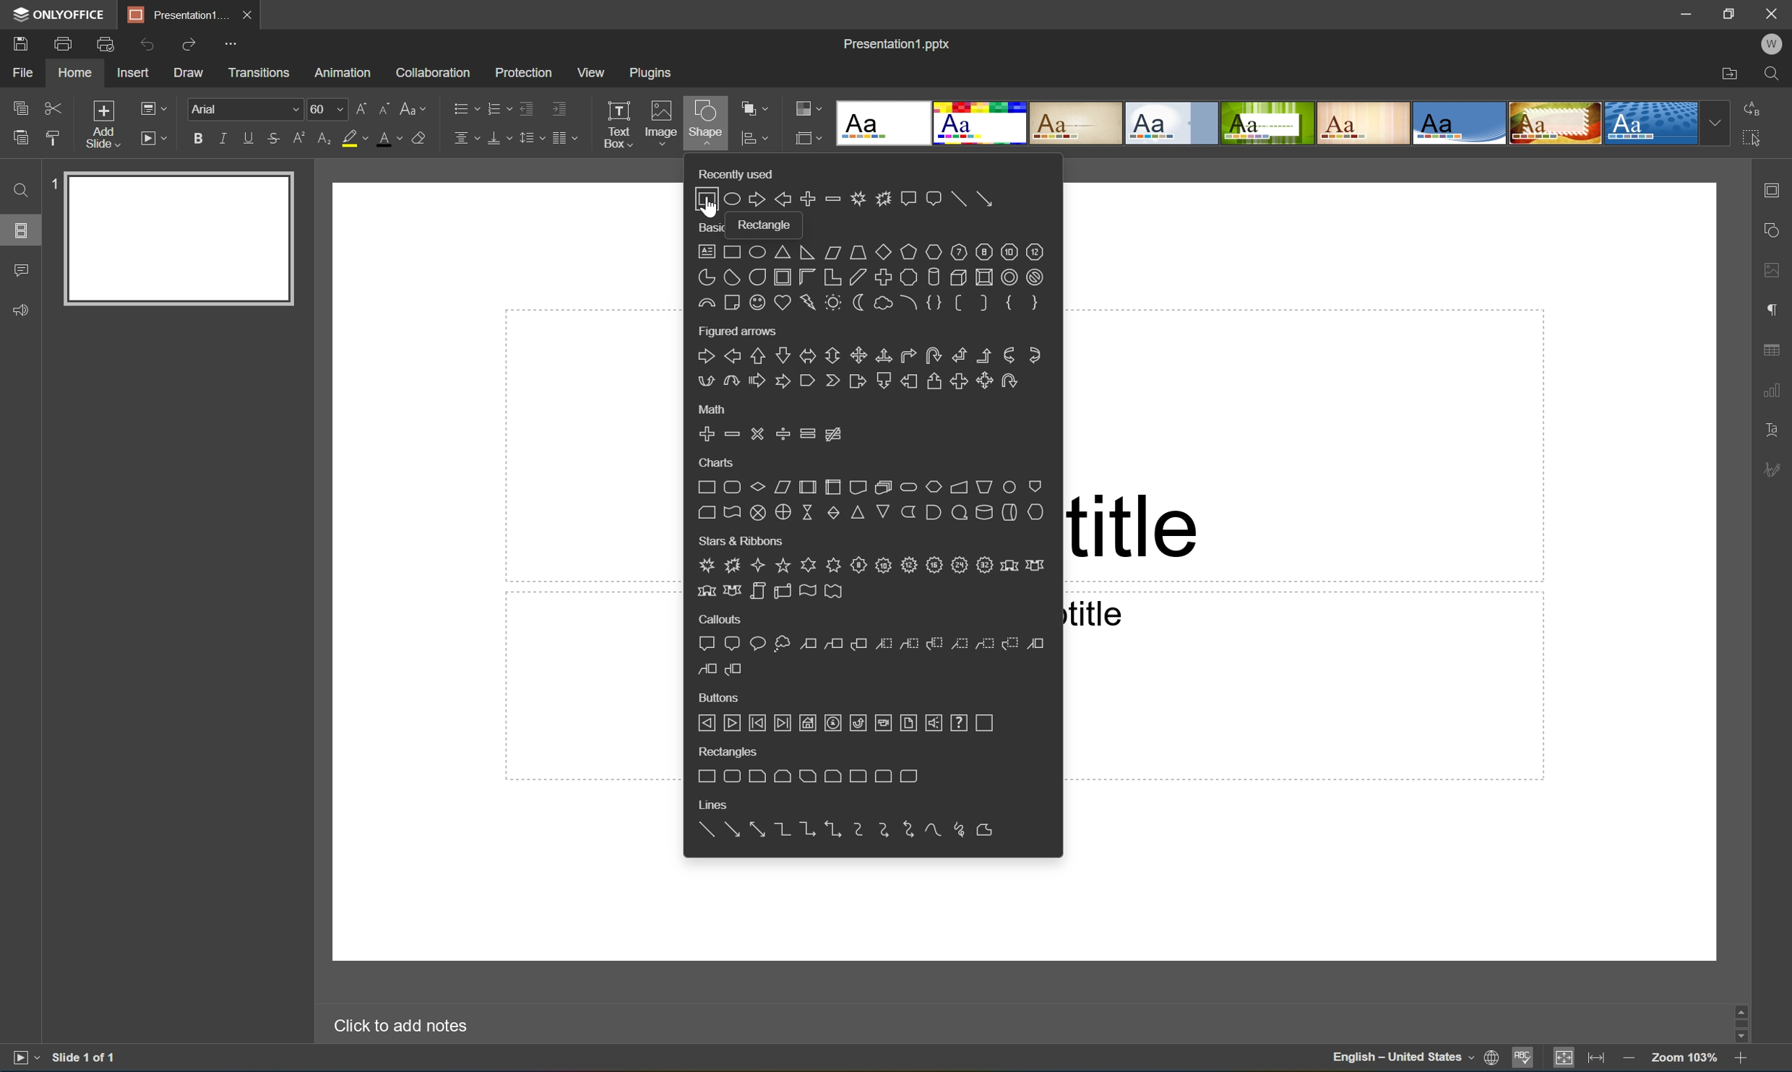 The image size is (1792, 1072). Describe the element at coordinates (522, 72) in the screenshot. I see `Protection` at that location.